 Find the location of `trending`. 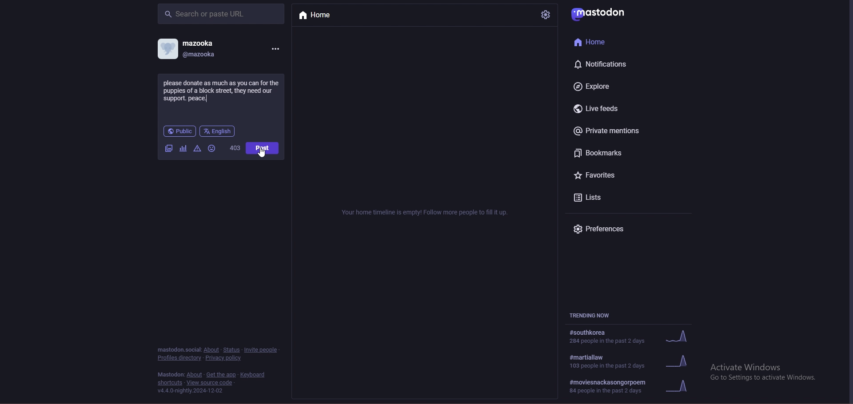

trending is located at coordinates (629, 336).